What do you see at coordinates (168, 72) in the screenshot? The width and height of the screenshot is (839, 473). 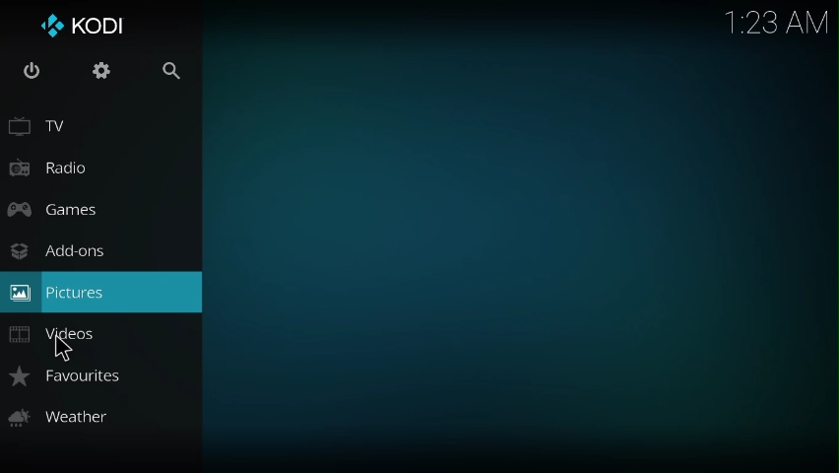 I see `search` at bounding box center [168, 72].